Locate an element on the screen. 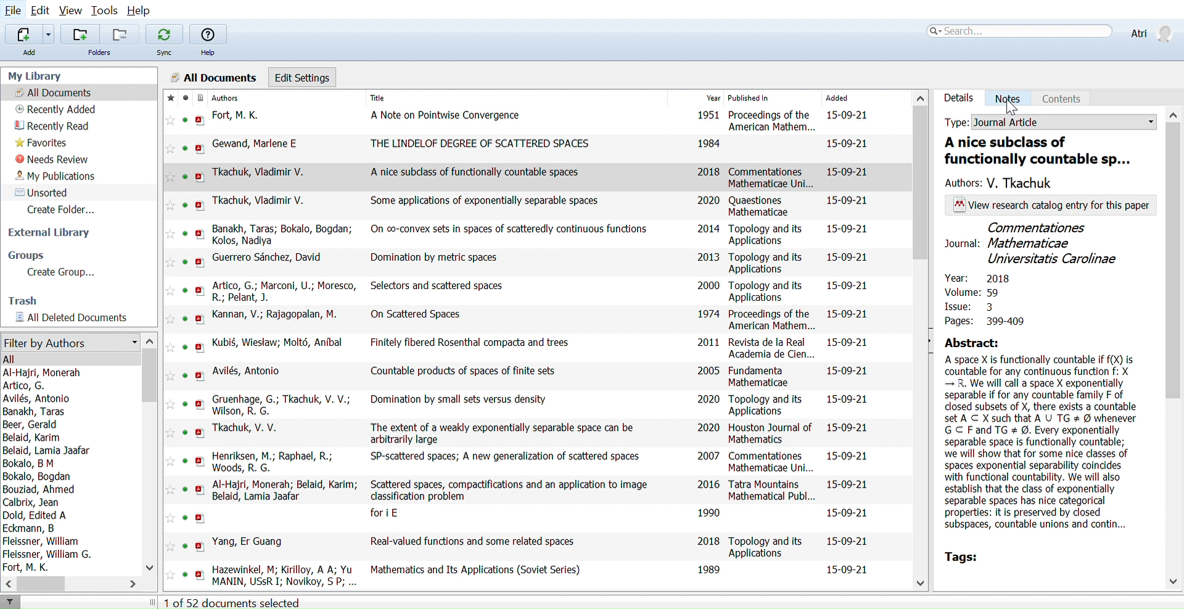 The width and height of the screenshot is (1184, 609). Banakh, Taras is located at coordinates (36, 412).